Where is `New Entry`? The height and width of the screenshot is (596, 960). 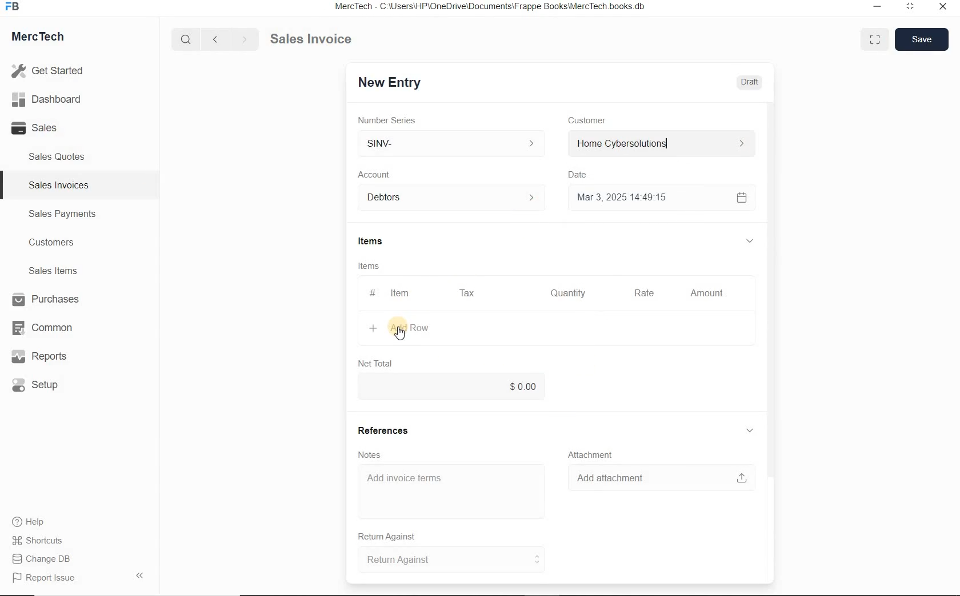 New Entry is located at coordinates (389, 83).